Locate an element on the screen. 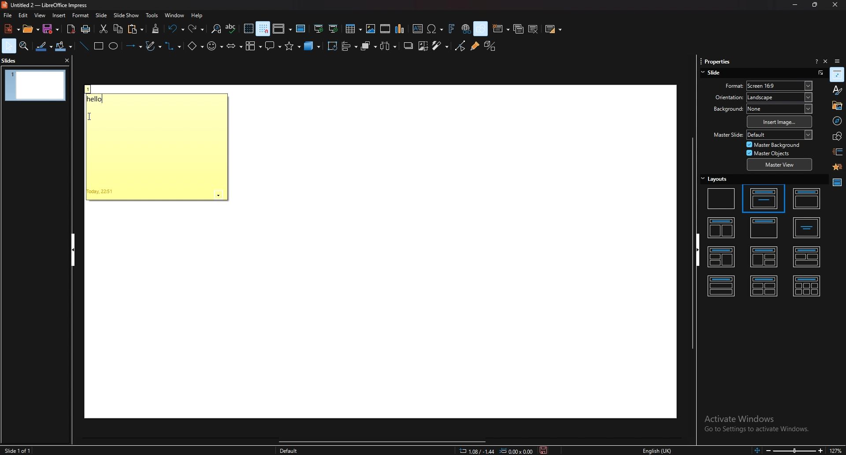 The height and width of the screenshot is (455, 846). help is located at coordinates (197, 15).